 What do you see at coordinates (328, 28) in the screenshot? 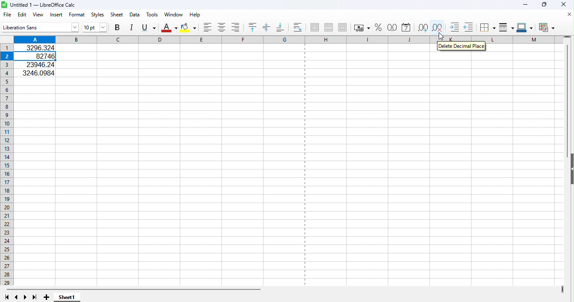
I see `Merge cells` at bounding box center [328, 28].